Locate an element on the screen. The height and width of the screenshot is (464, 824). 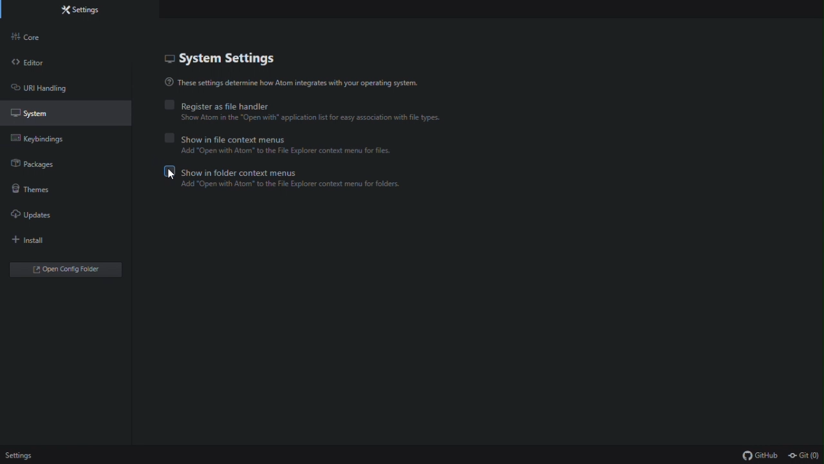
open config folder is located at coordinates (64, 267).